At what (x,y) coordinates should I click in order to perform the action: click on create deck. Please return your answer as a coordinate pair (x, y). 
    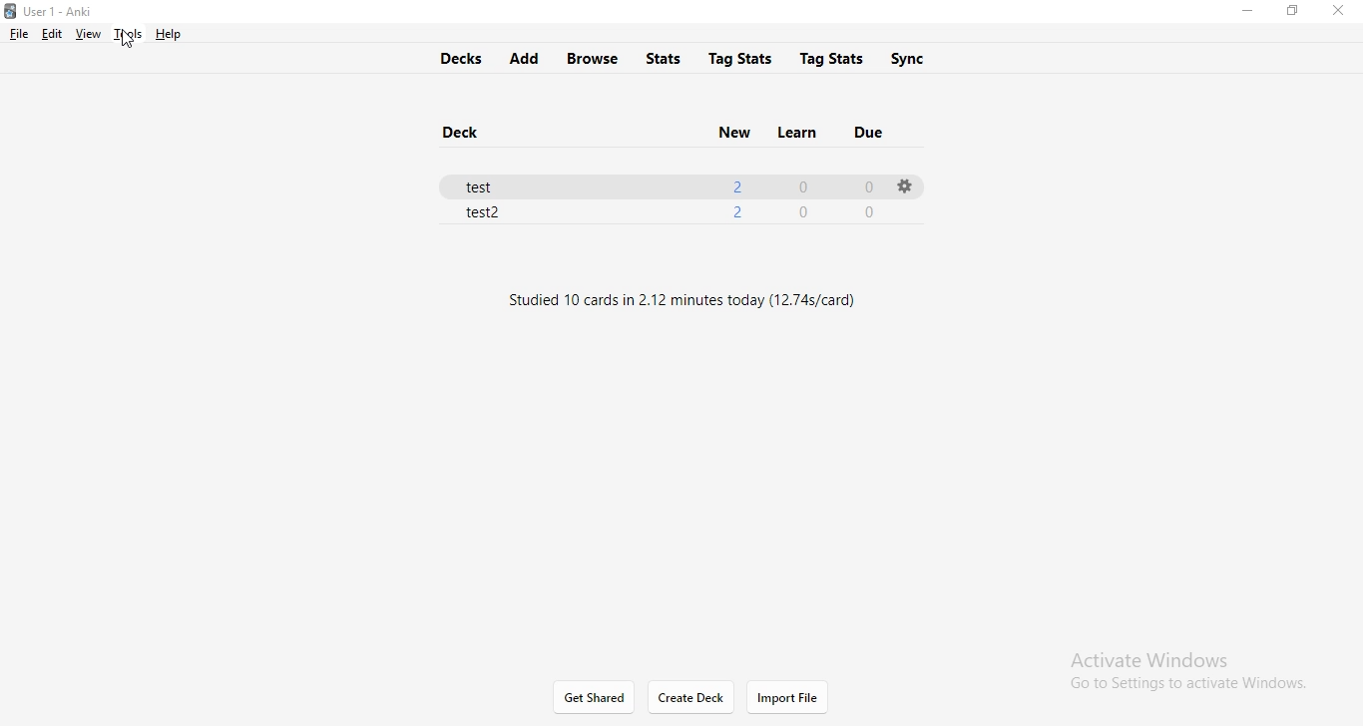
    Looking at the image, I should click on (692, 697).